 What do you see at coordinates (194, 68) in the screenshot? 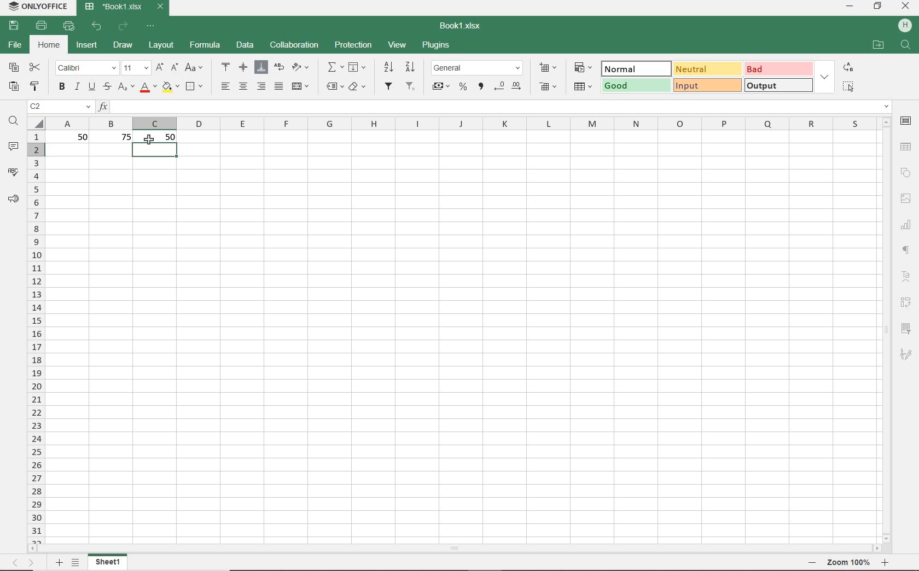
I see `change case` at bounding box center [194, 68].